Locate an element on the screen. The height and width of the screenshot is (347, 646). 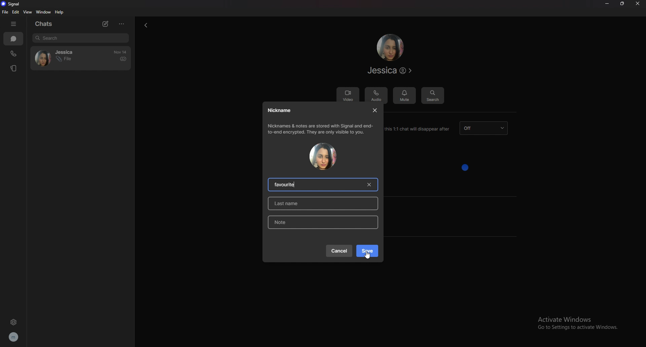
view is located at coordinates (28, 12).